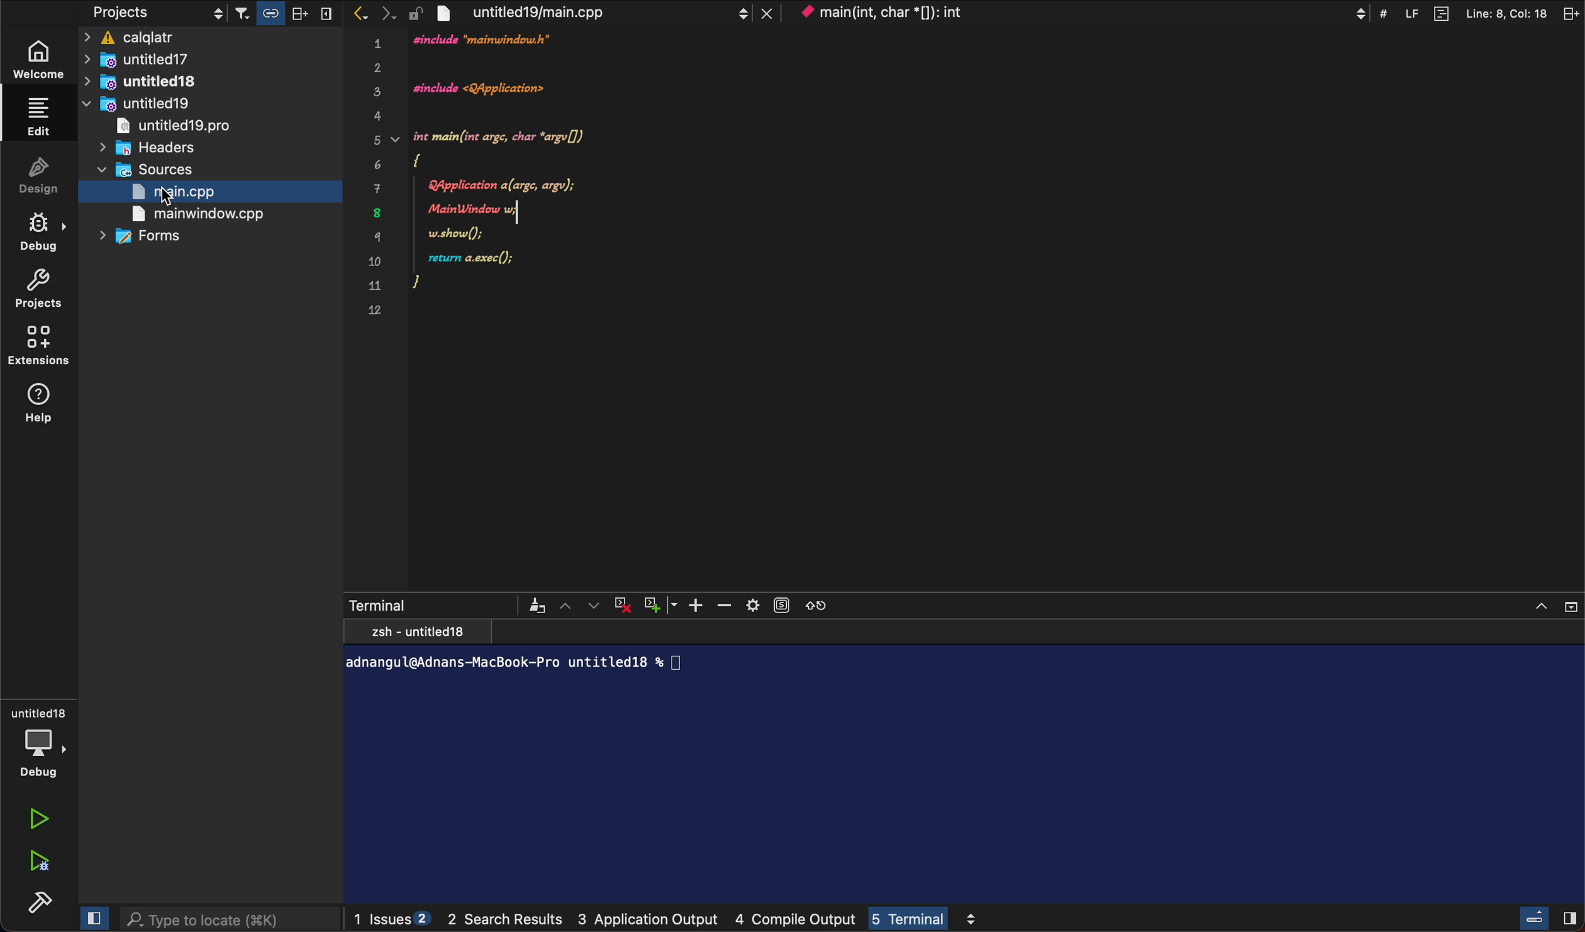  What do you see at coordinates (677, 920) in the screenshot?
I see `logs` at bounding box center [677, 920].